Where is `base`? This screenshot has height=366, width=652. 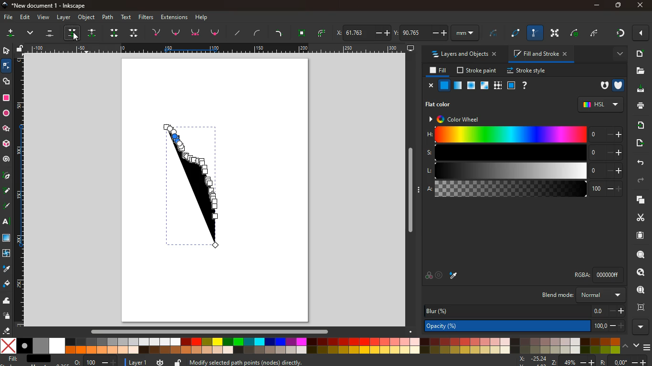 base is located at coordinates (197, 33).